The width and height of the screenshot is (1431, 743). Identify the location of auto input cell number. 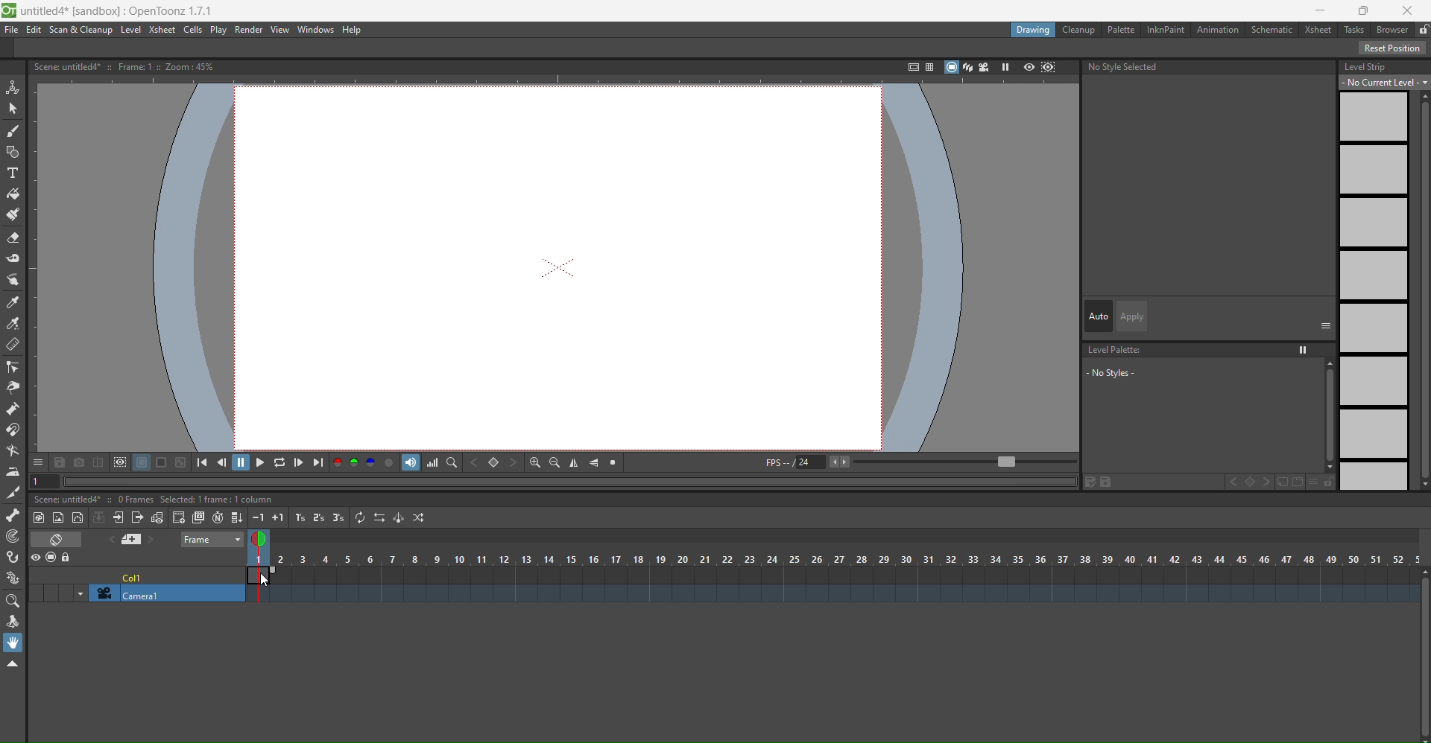
(218, 517).